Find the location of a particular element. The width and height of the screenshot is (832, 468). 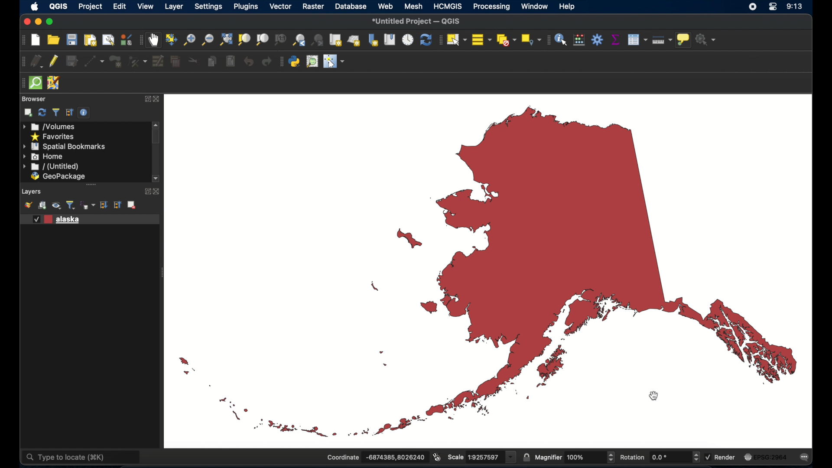

untitled is located at coordinates (51, 167).